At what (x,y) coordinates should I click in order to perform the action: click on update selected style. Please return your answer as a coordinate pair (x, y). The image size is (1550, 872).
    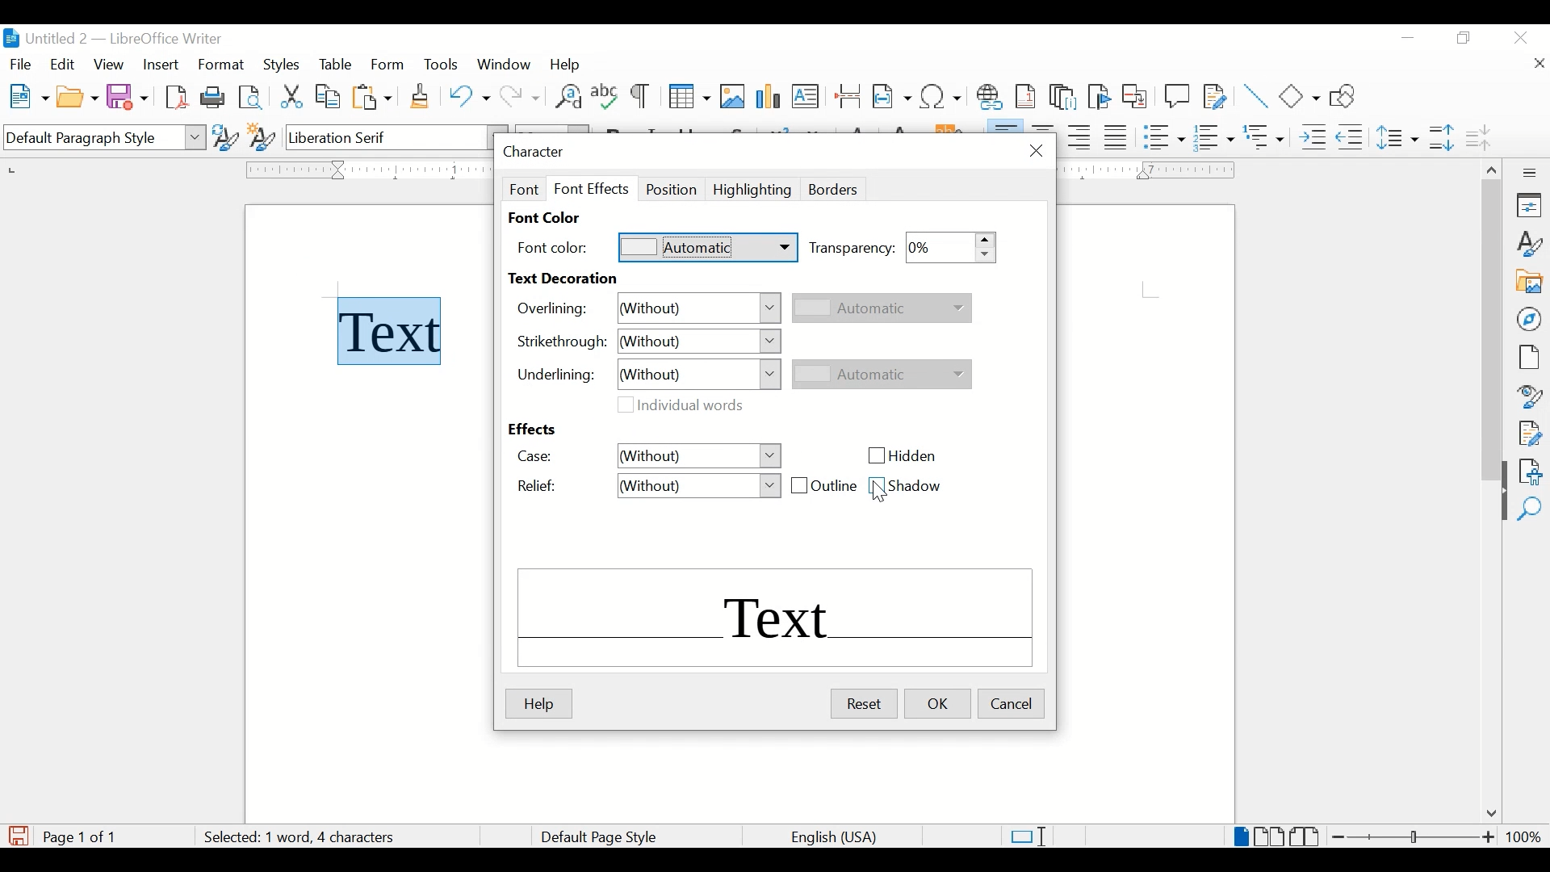
    Looking at the image, I should click on (225, 136).